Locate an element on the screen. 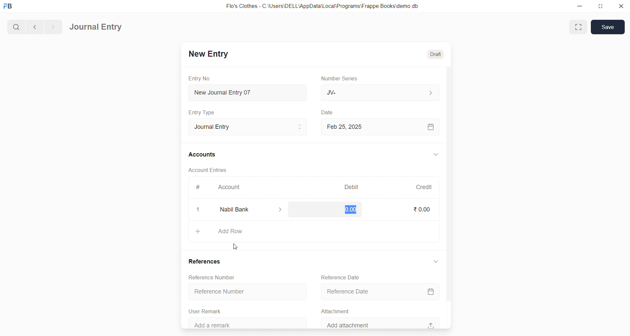 The height and width of the screenshot is (336, 630). minimize is located at coordinates (579, 7).